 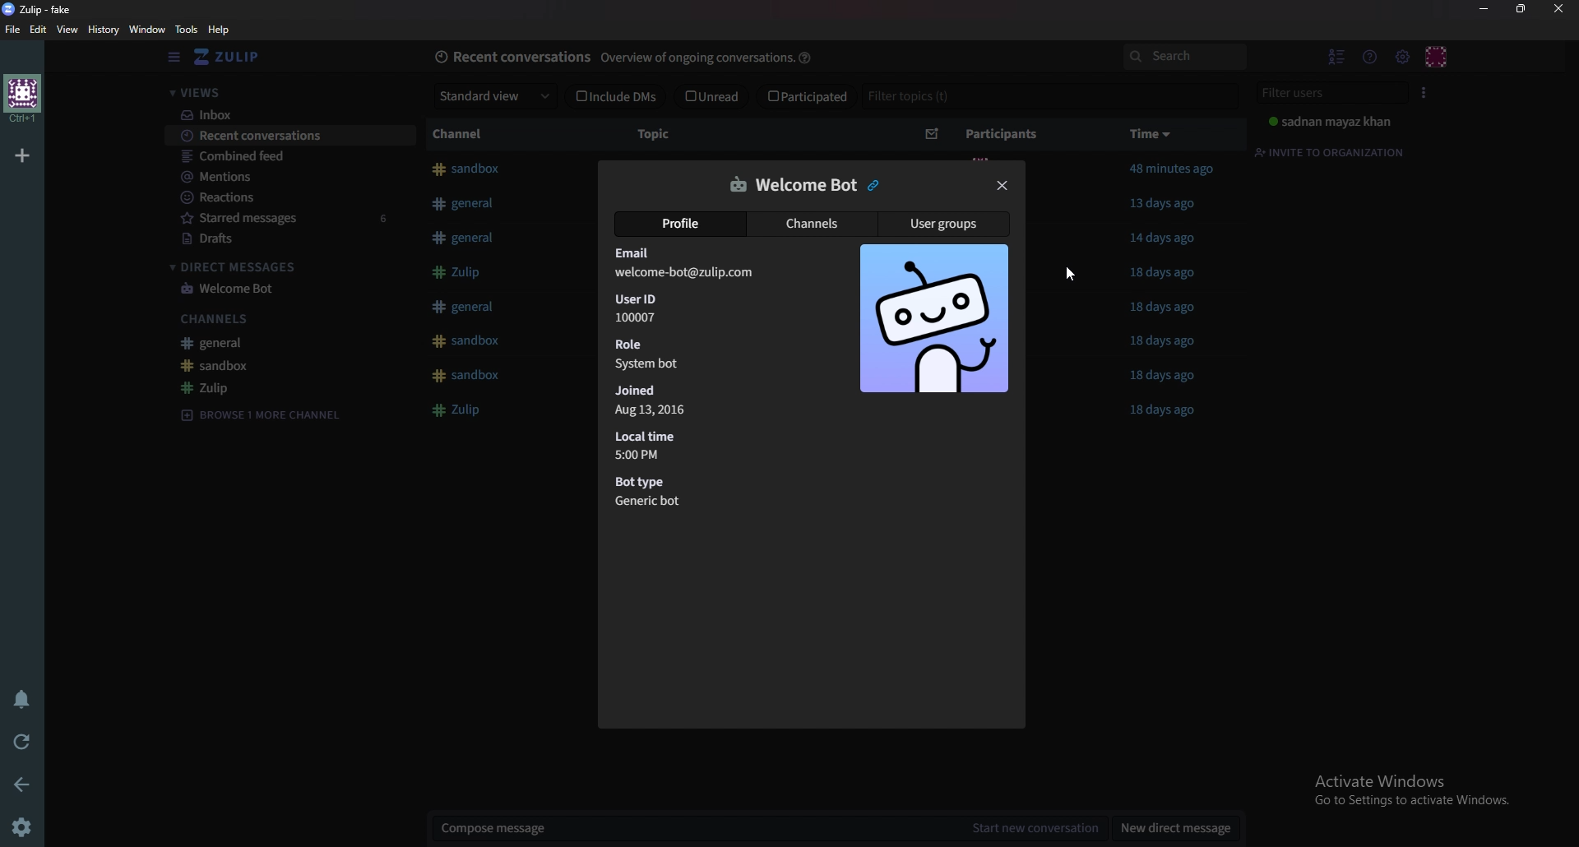 I want to click on History, so click(x=103, y=30).